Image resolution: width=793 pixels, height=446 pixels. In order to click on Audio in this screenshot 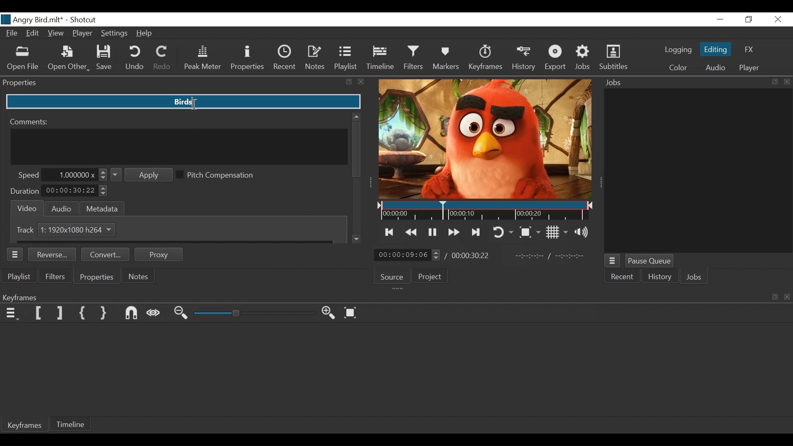, I will do `click(714, 68)`.